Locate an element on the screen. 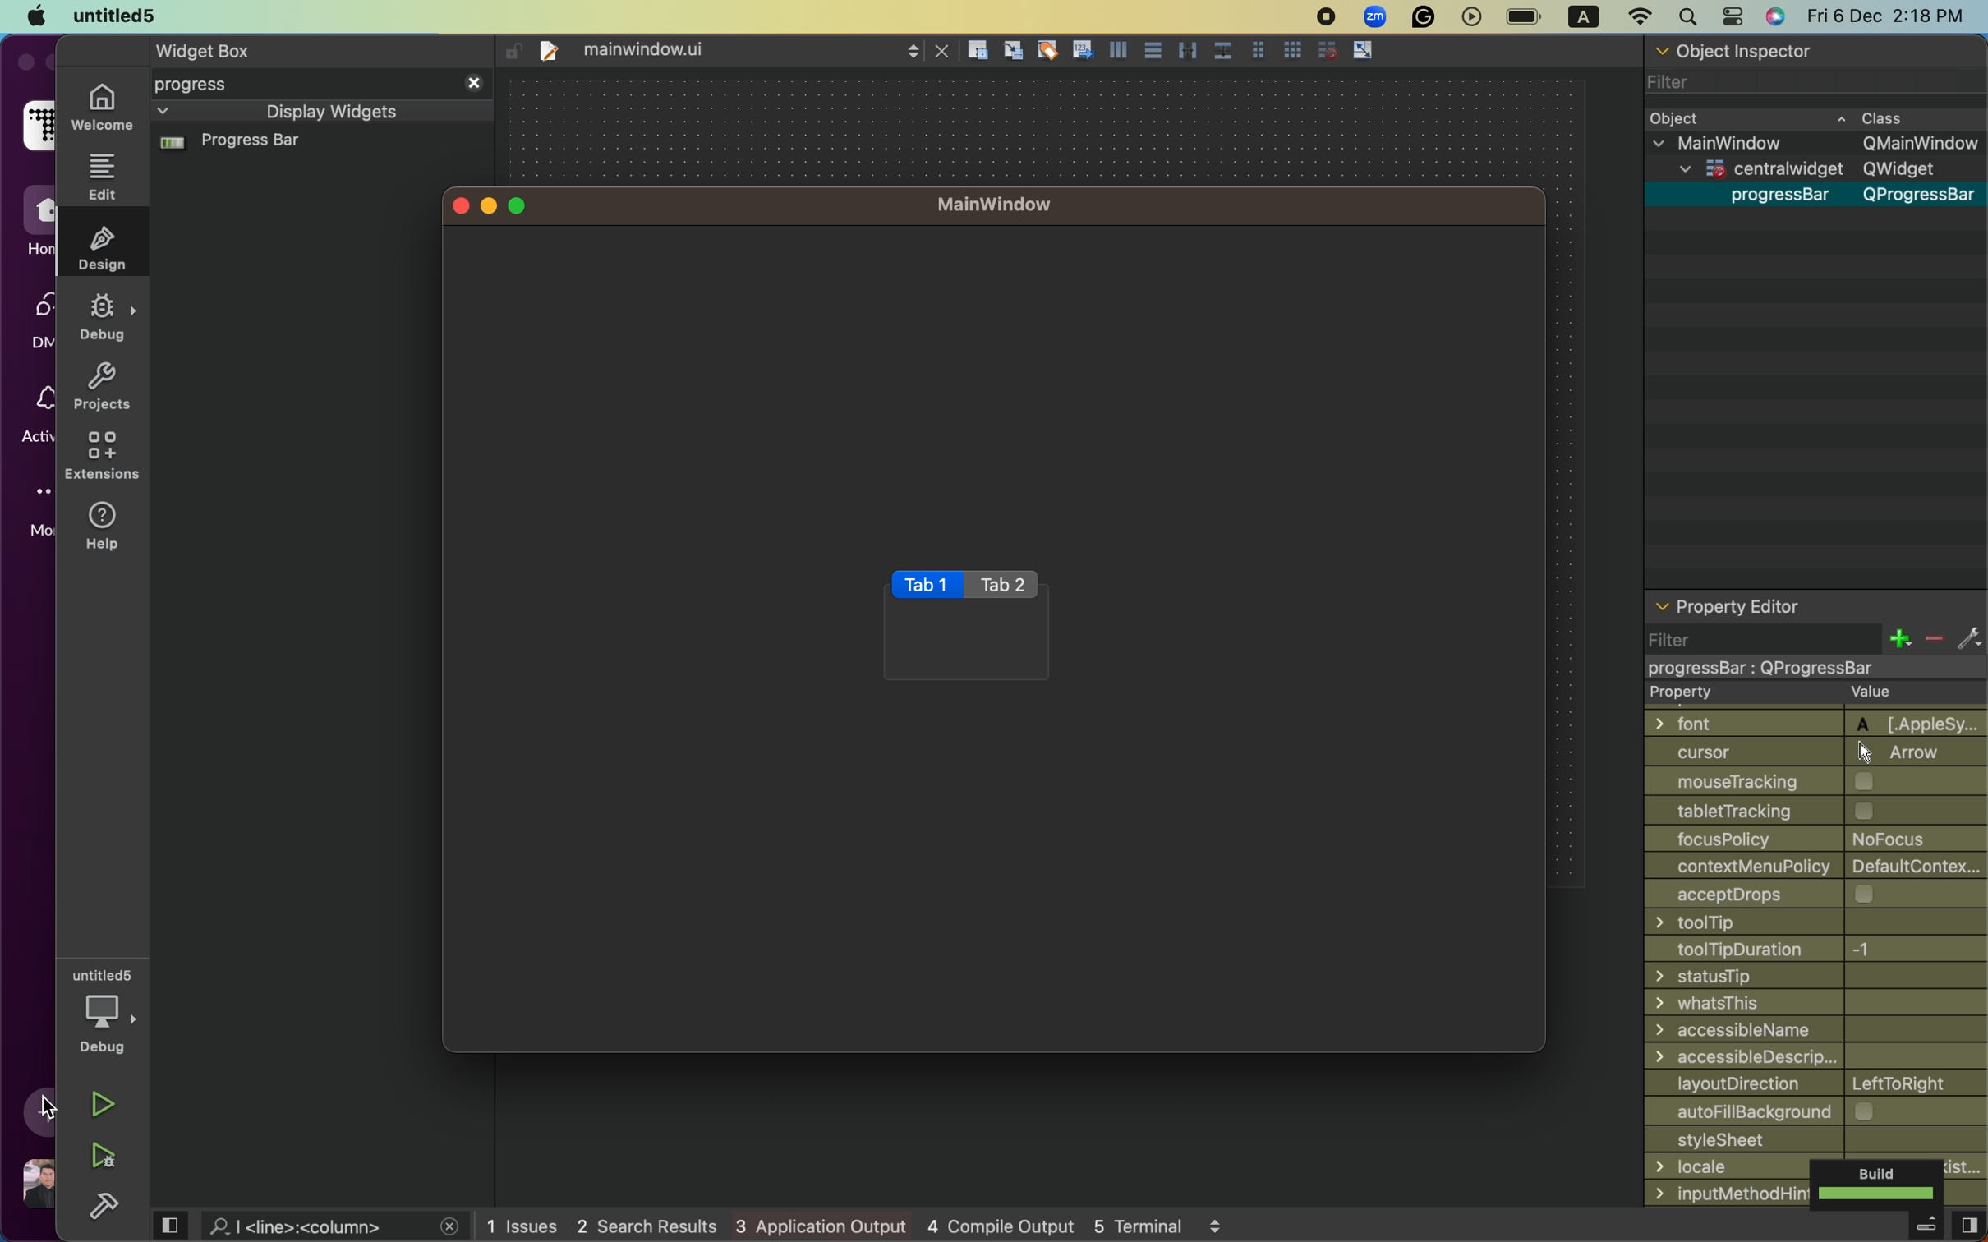 The width and height of the screenshot is (1988, 1242). wifi is located at coordinates (1641, 17).